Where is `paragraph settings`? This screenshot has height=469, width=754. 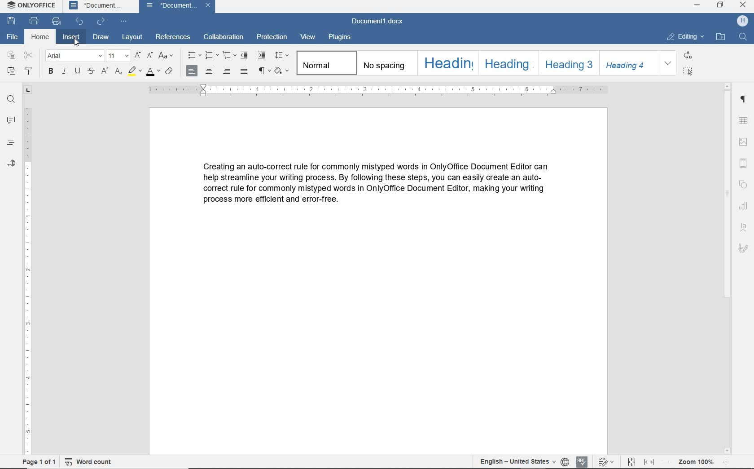
paragraph settings is located at coordinates (744, 99).